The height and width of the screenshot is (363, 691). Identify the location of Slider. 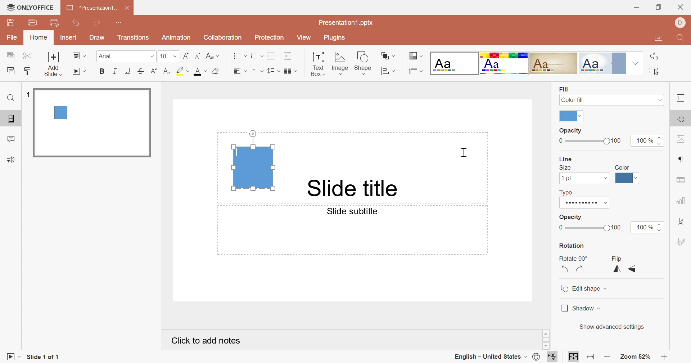
(662, 140).